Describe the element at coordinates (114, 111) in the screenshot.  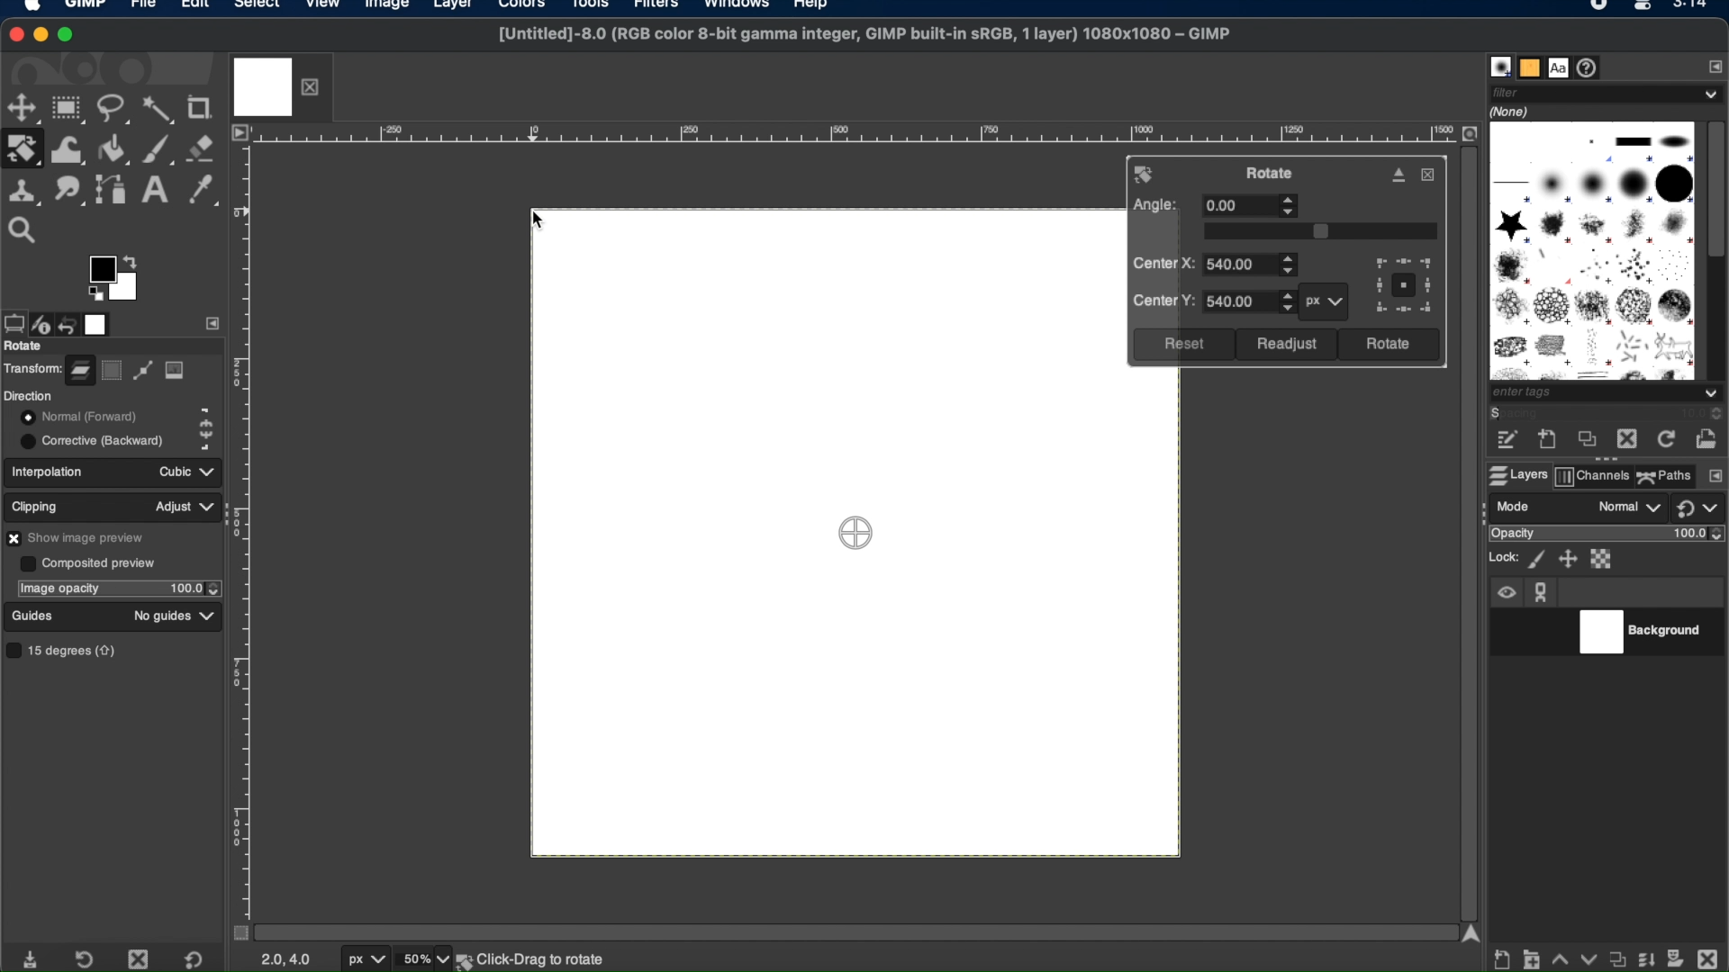
I see `free select tool` at that location.